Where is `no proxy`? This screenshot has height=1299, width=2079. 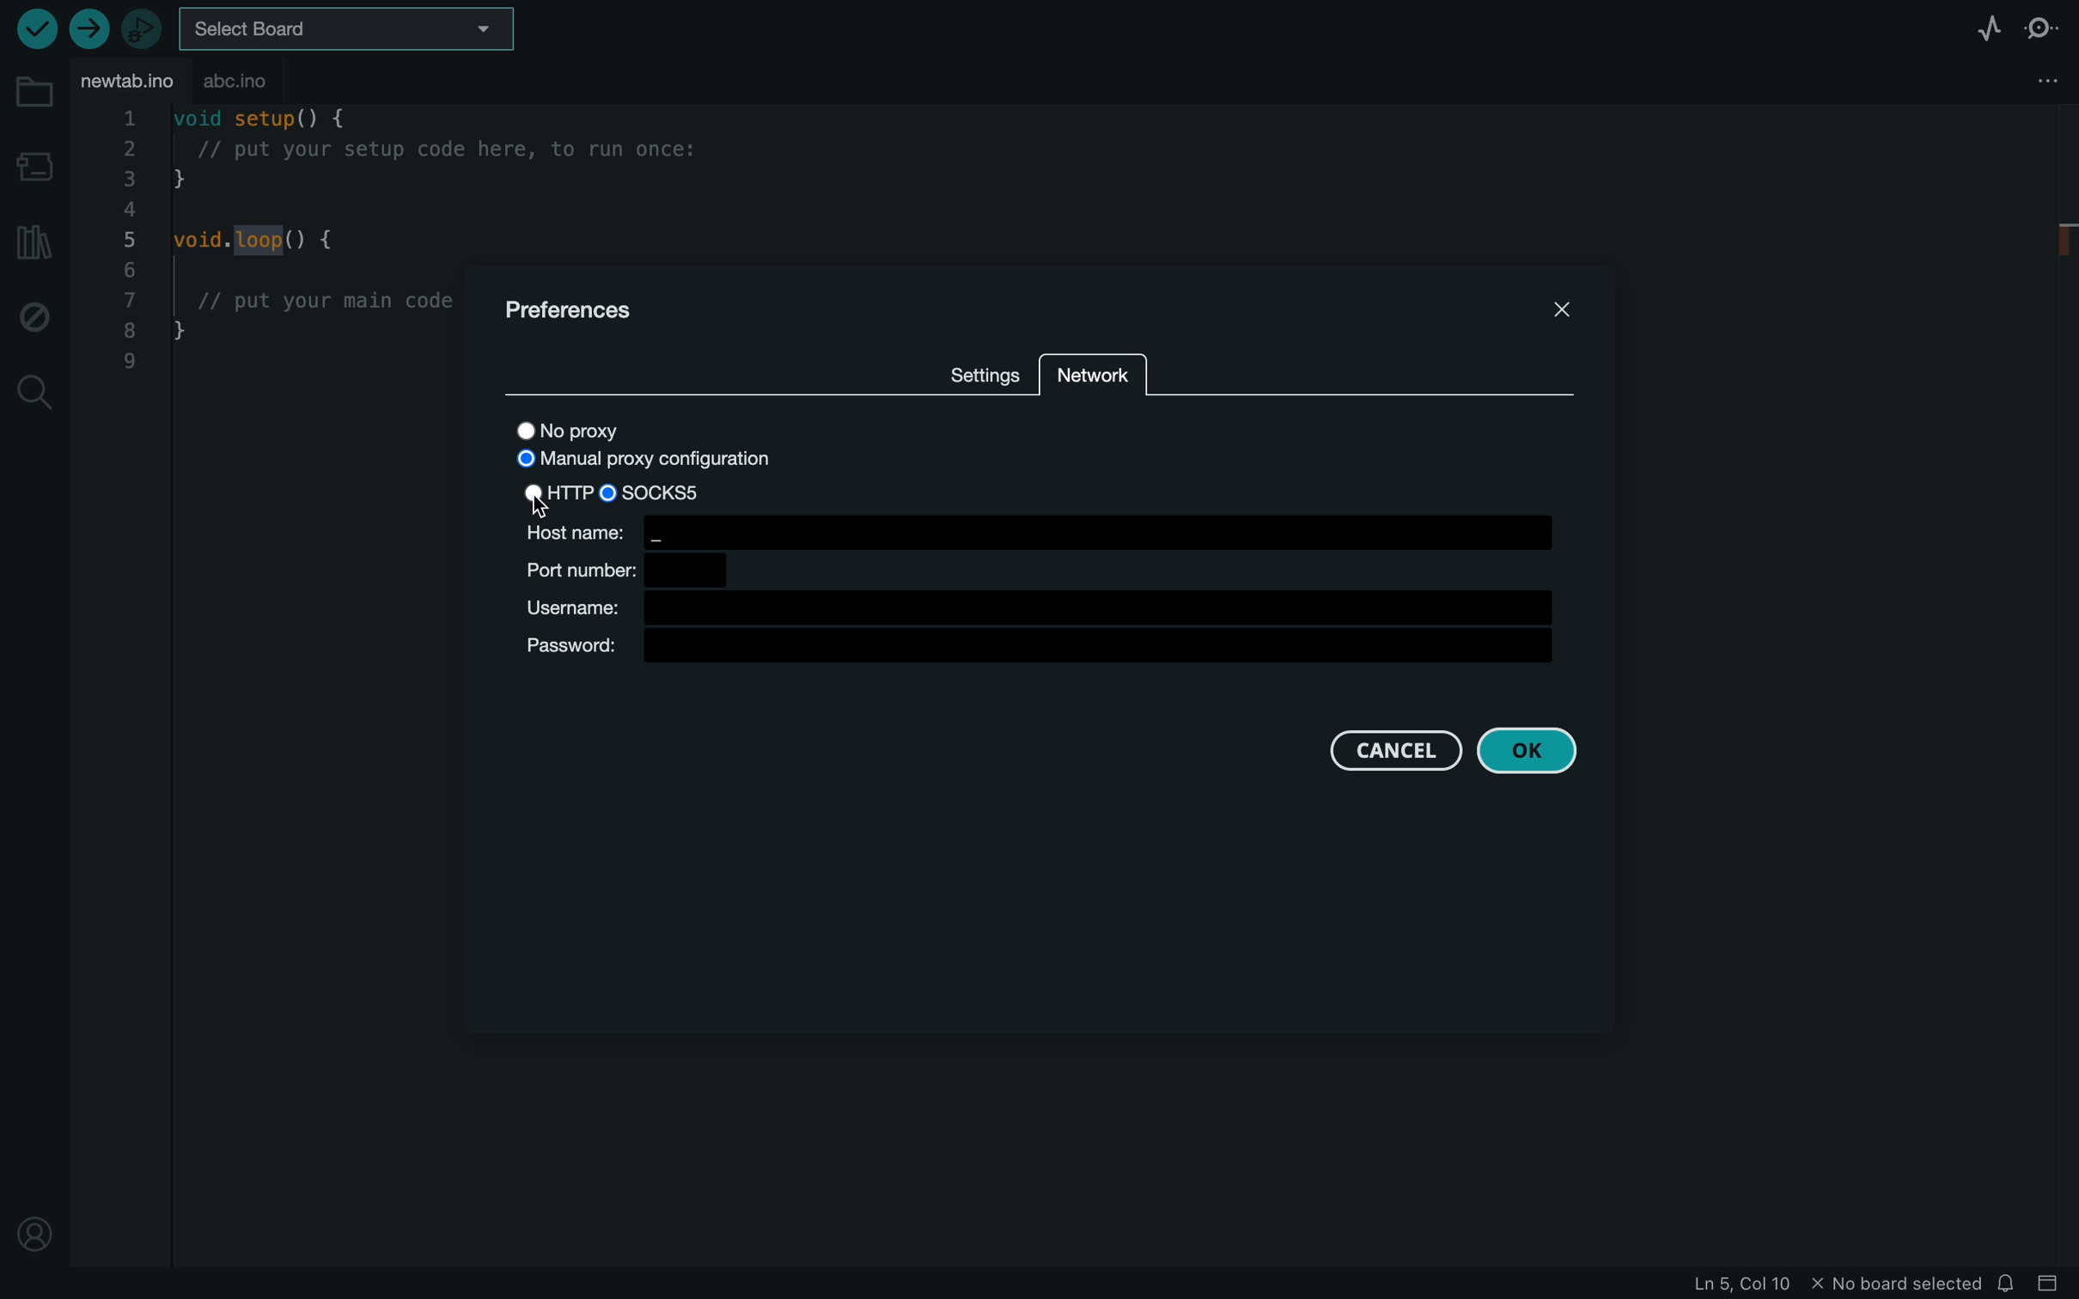
no proxy is located at coordinates (587, 428).